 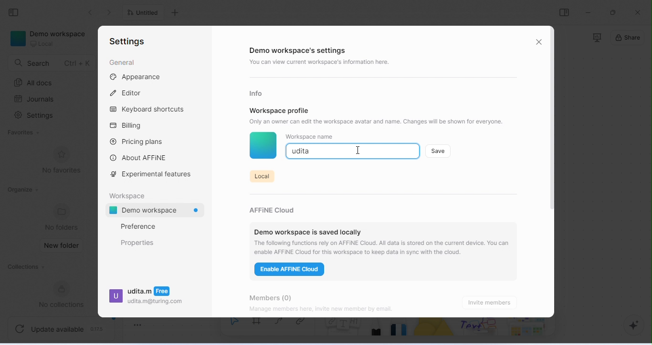 I want to click on workspace profile, so click(x=280, y=110).